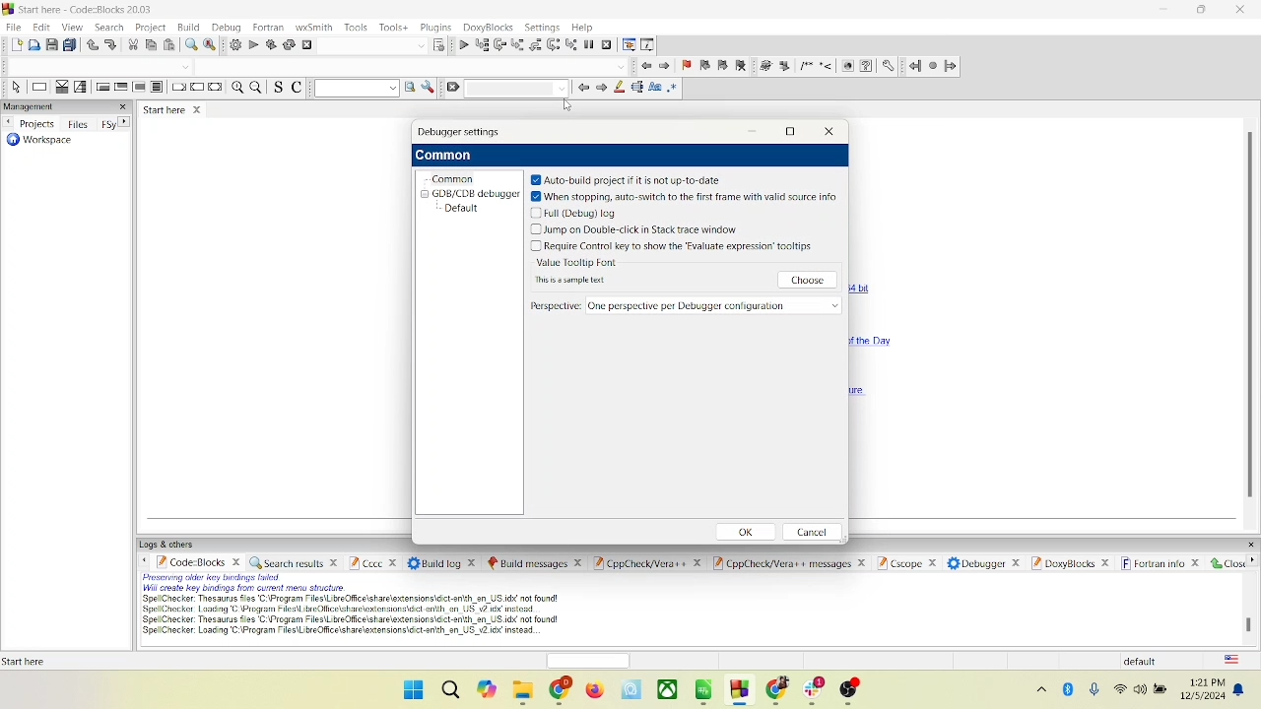 This screenshot has height=709, width=1261. I want to click on save, so click(53, 43).